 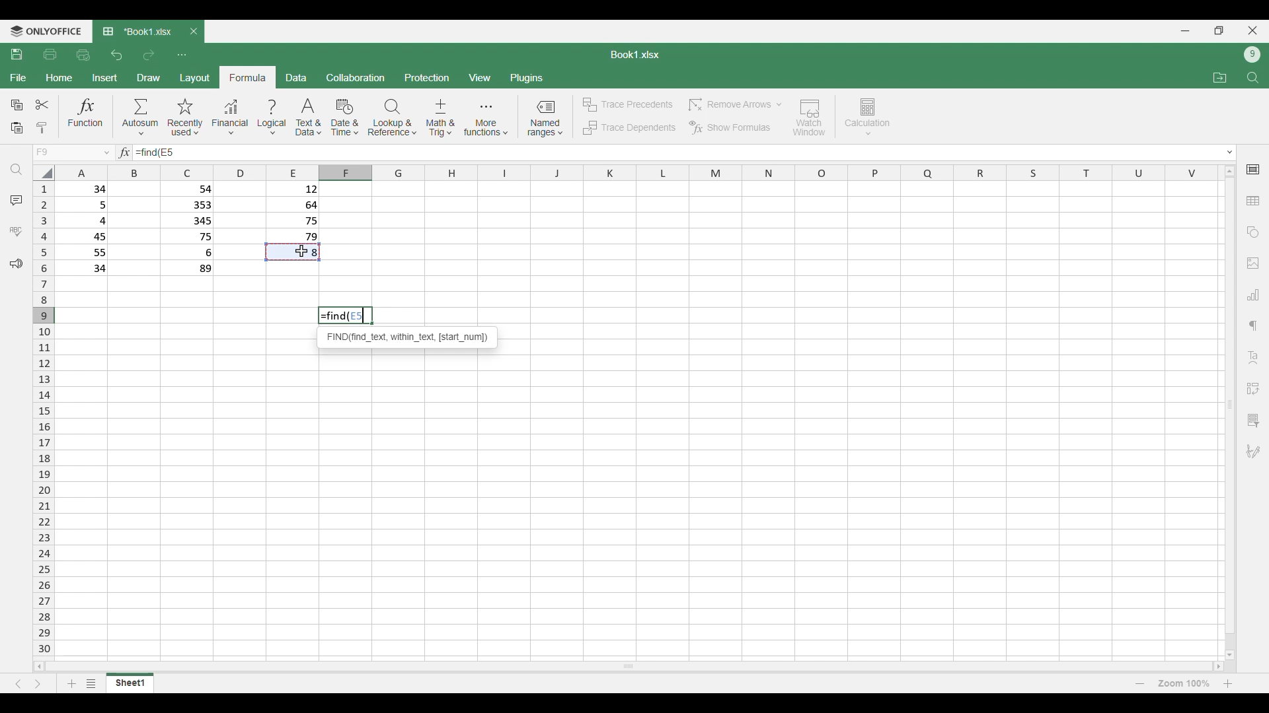 What do you see at coordinates (104, 78) in the screenshot?
I see `Insert menu` at bounding box center [104, 78].